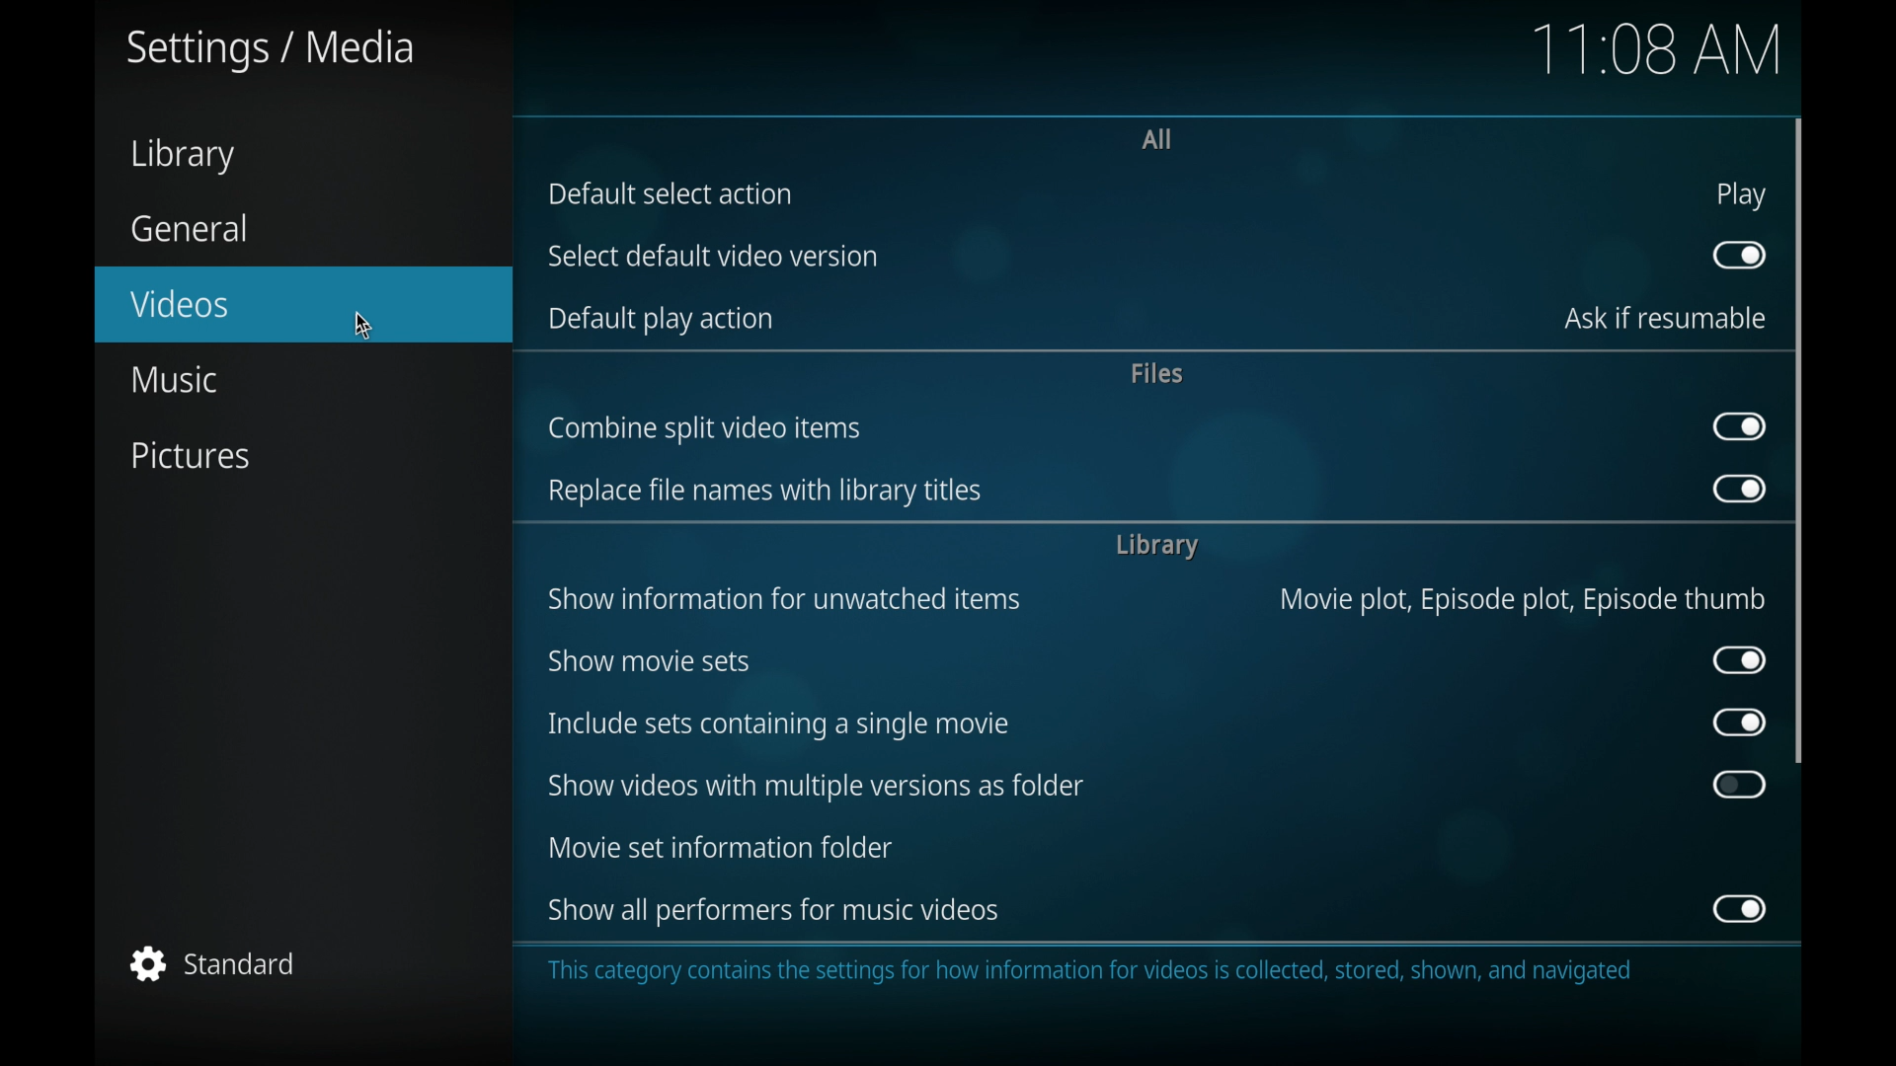 The width and height of the screenshot is (1896, 1066). What do you see at coordinates (362, 323) in the screenshot?
I see `cursor` at bounding box center [362, 323].